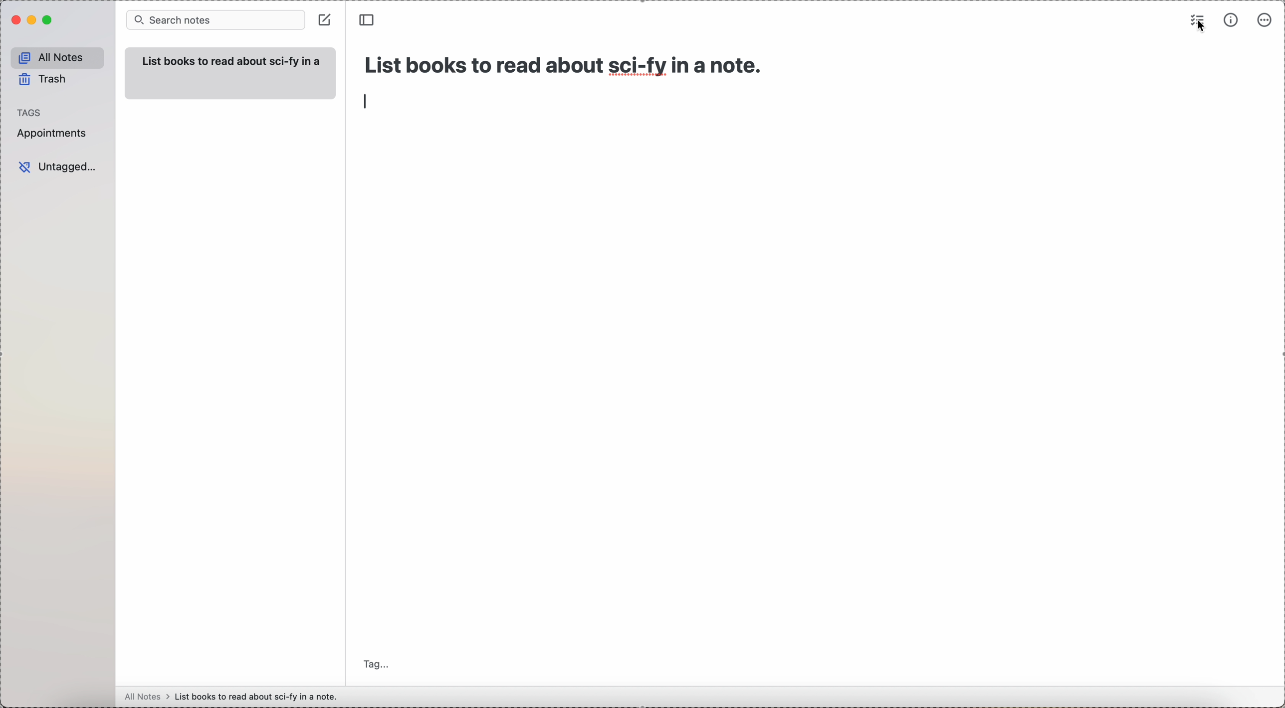 This screenshot has height=708, width=1285. I want to click on enter, so click(366, 101).